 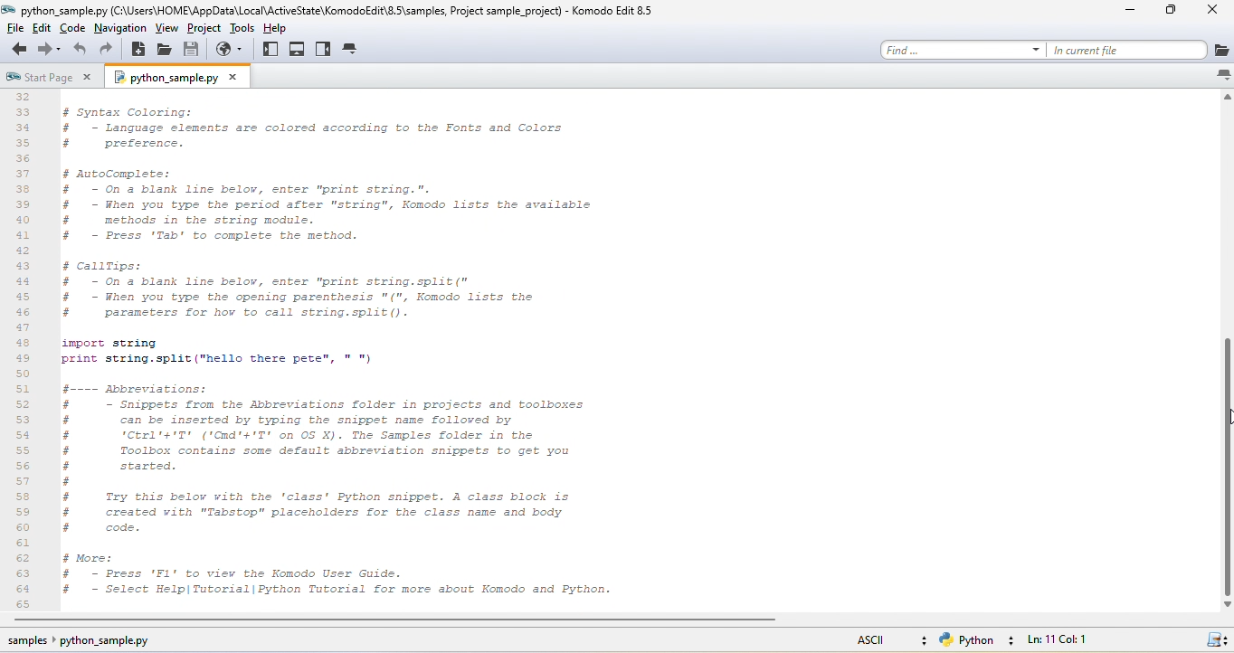 What do you see at coordinates (119, 29) in the screenshot?
I see `navigation` at bounding box center [119, 29].